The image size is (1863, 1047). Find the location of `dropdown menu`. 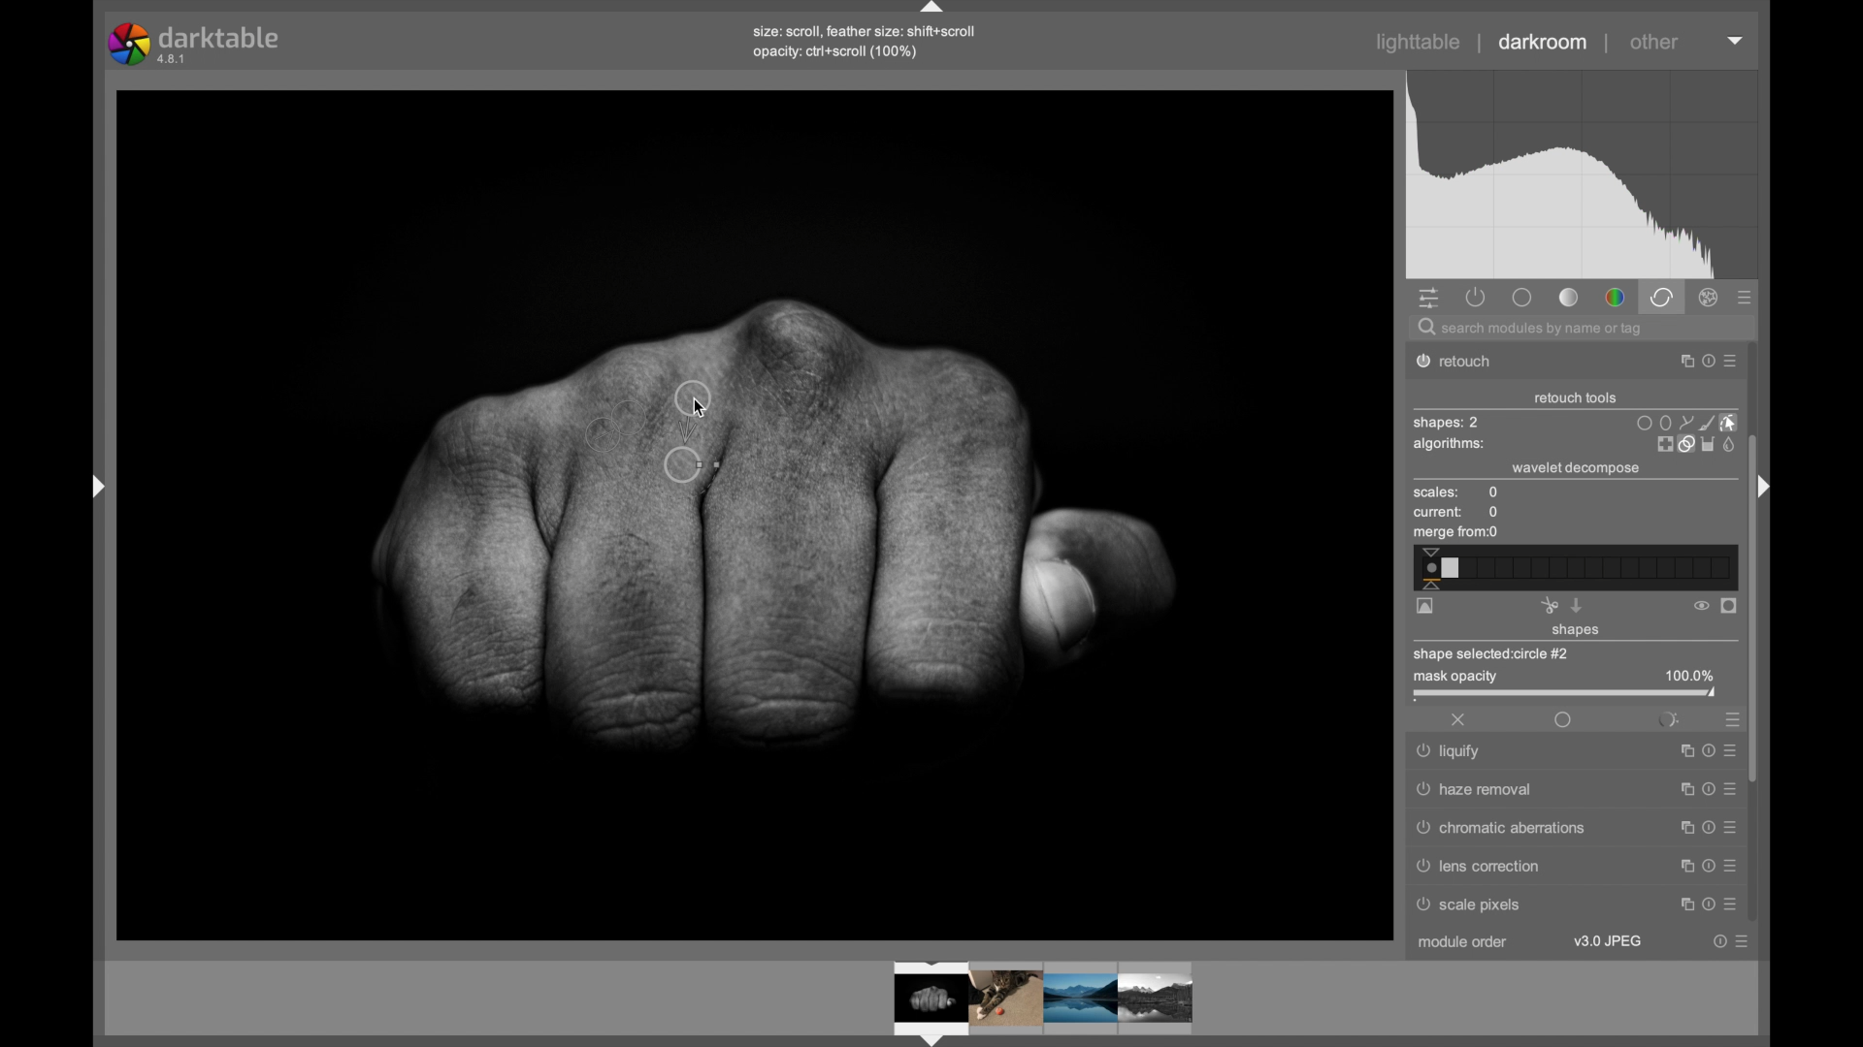

dropdown menu is located at coordinates (1736, 39).